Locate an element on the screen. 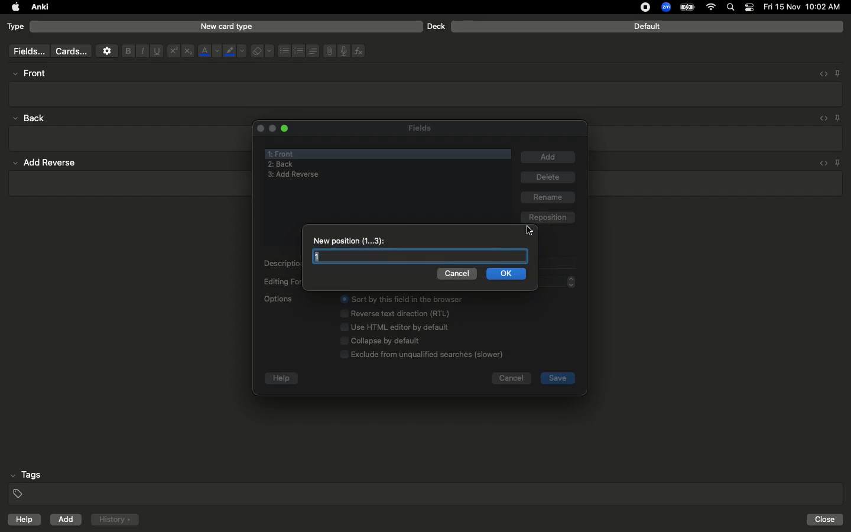 This screenshot has width=851, height=532. Subscript is located at coordinates (188, 51).